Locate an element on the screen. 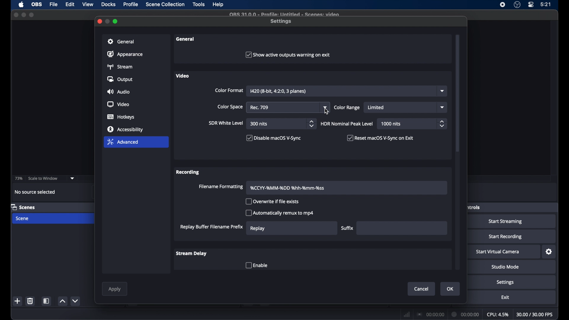 This screenshot has height=320, width=569. maximize is located at coordinates (32, 15).